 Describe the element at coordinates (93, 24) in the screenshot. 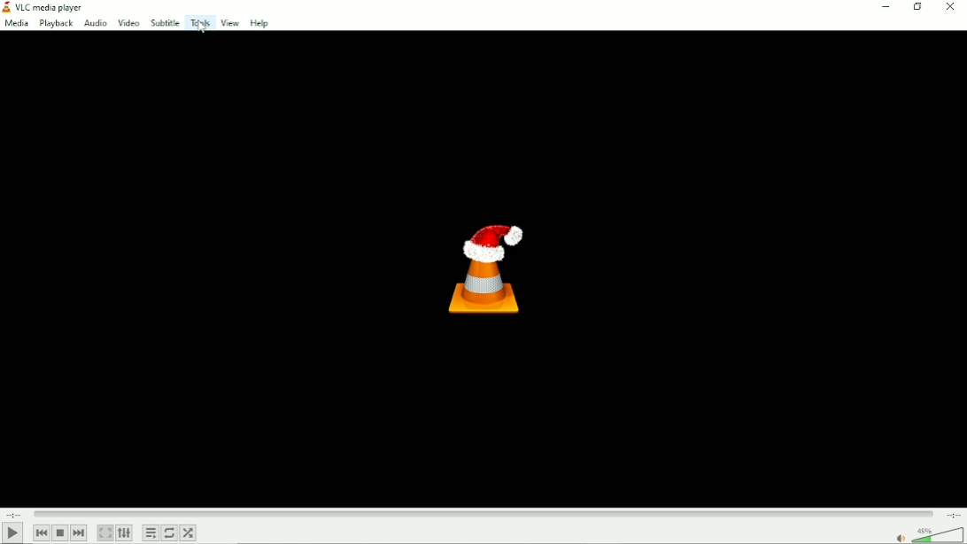

I see `Audio` at that location.